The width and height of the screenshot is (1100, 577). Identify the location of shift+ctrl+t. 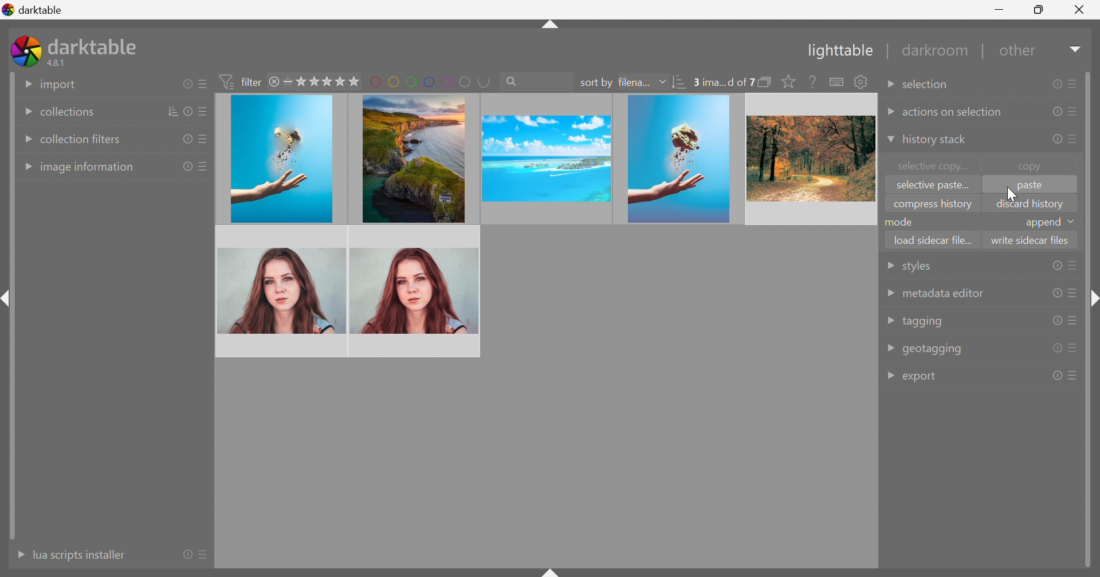
(549, 26).